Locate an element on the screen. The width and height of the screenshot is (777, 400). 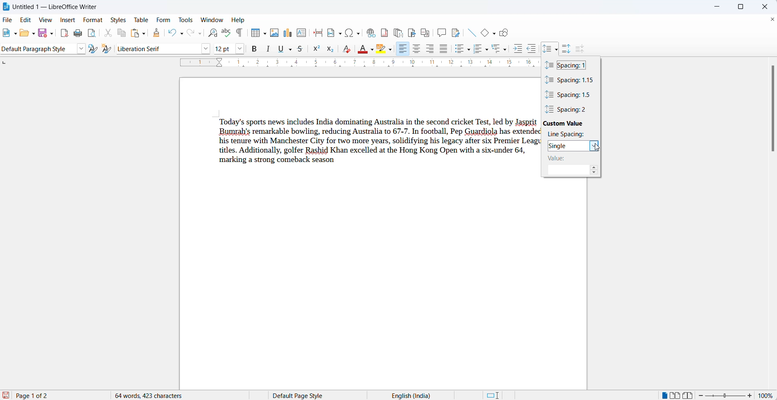
close is located at coordinates (763, 6).